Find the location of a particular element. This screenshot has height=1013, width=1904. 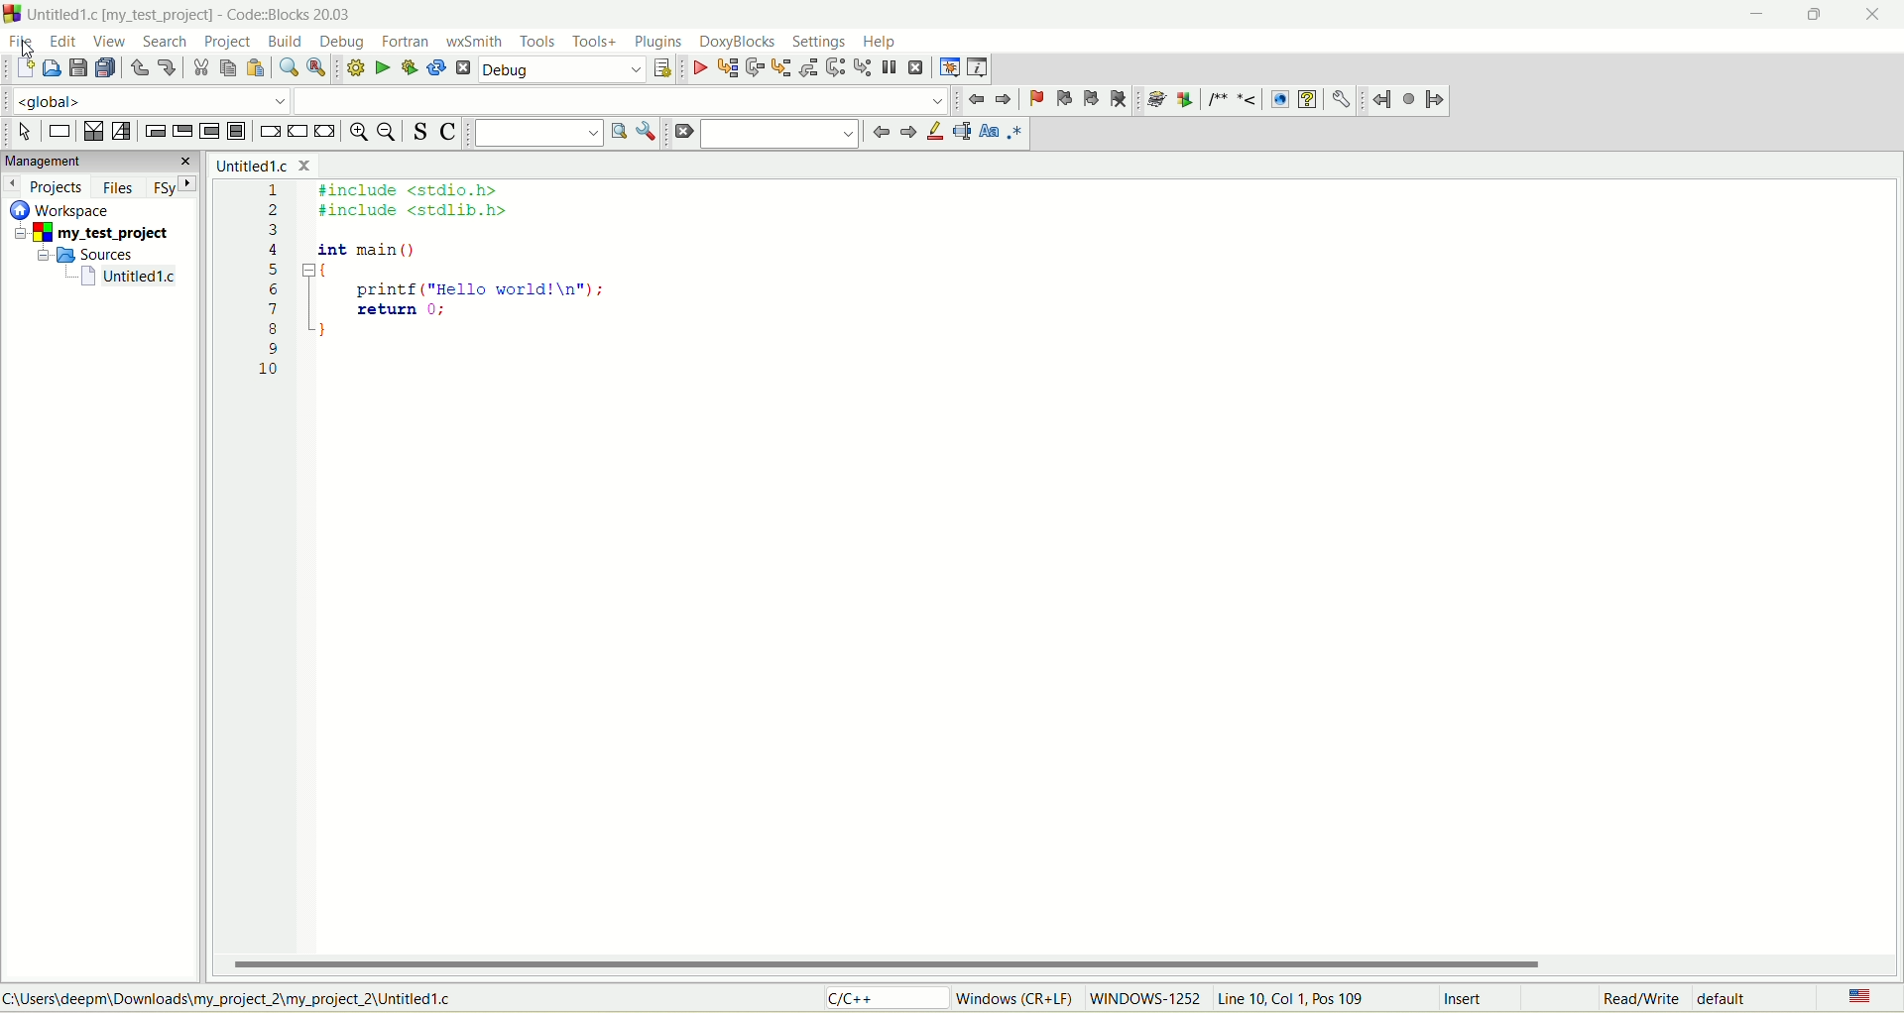

settings is located at coordinates (819, 41).